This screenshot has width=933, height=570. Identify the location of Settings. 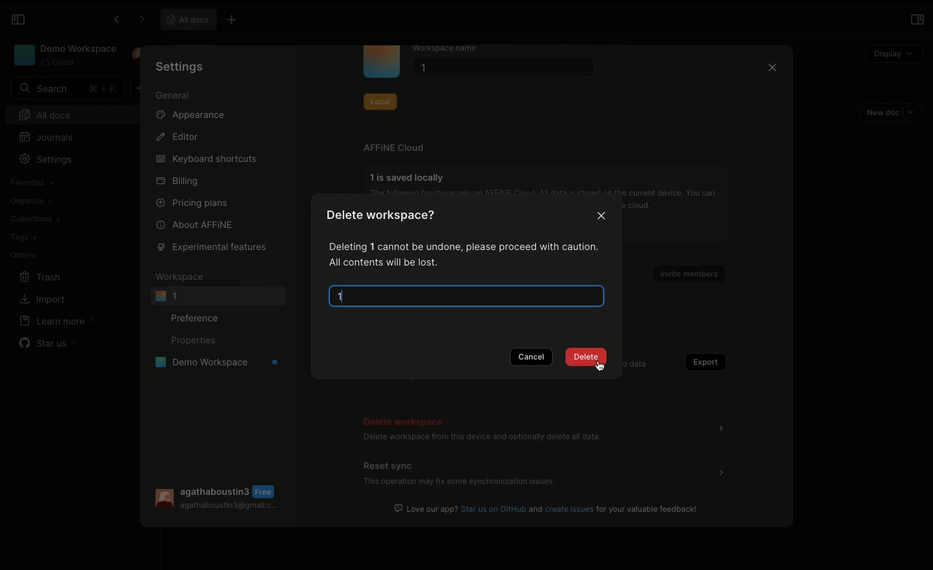
(49, 159).